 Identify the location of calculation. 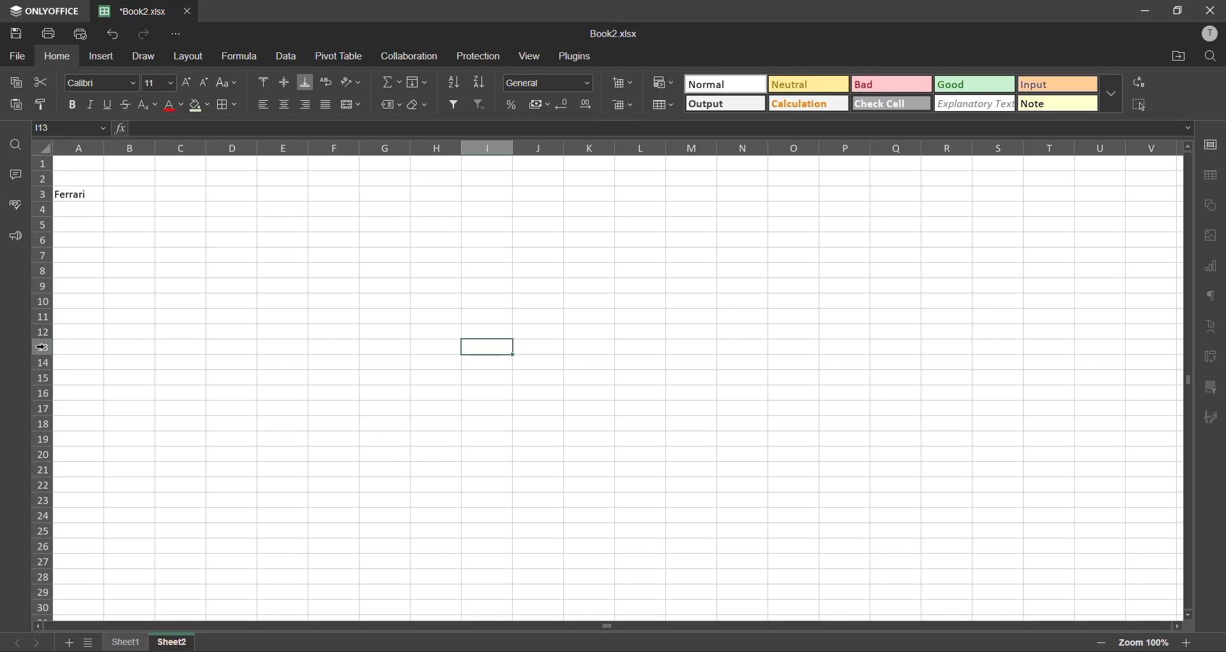
(808, 103).